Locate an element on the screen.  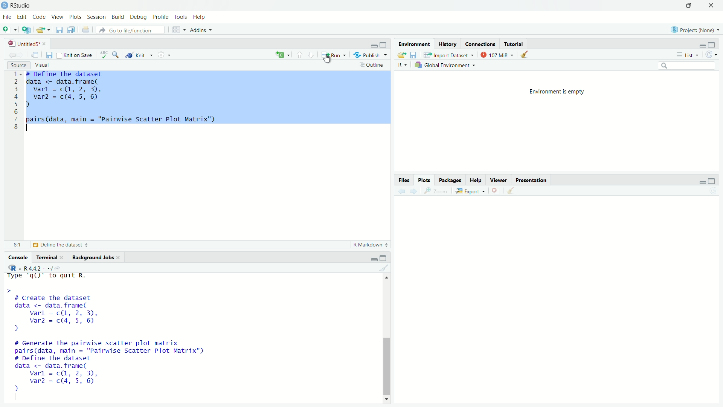
Save all open documents (Ctrl + Alt + S) is located at coordinates (71, 29).